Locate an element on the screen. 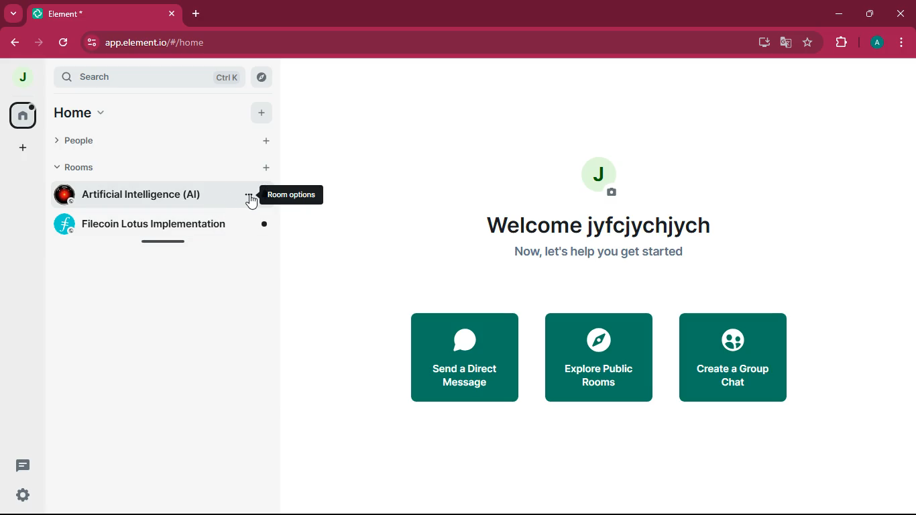 Image resolution: width=916 pixels, height=515 pixels. maximize is located at coordinates (870, 16).